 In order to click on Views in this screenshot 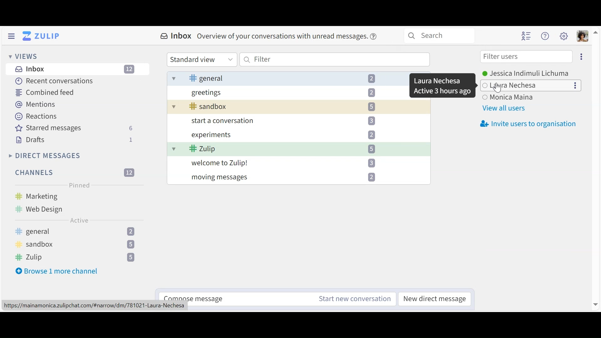, I will do `click(24, 57)`.